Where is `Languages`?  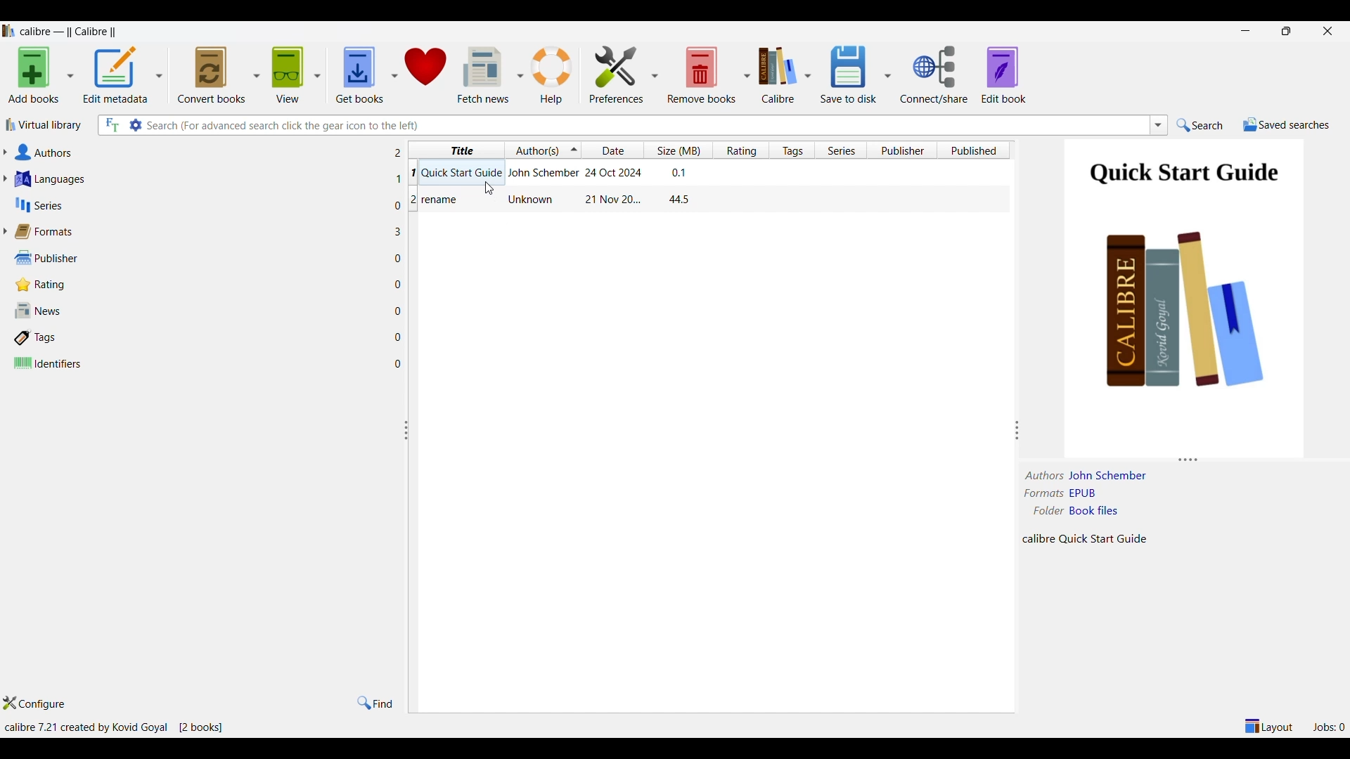
Languages is located at coordinates (200, 179).